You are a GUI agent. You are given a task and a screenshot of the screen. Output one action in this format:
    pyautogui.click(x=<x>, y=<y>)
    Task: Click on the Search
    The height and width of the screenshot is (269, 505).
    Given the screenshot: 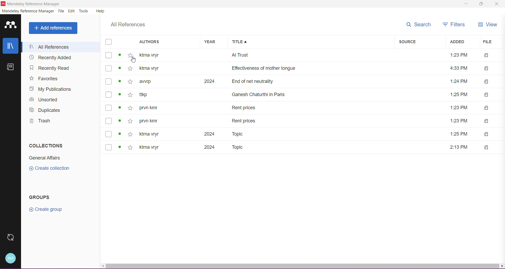 What is the action you would take?
    pyautogui.click(x=419, y=24)
    